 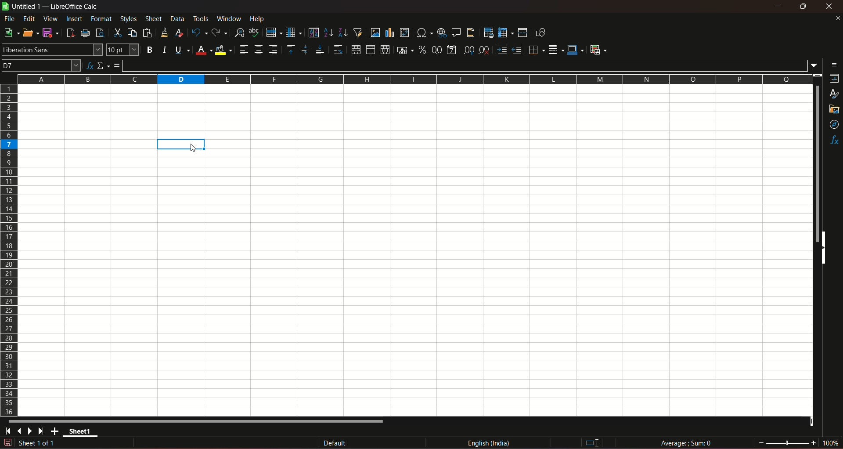 What do you see at coordinates (181, 144) in the screenshot?
I see `highlight` at bounding box center [181, 144].